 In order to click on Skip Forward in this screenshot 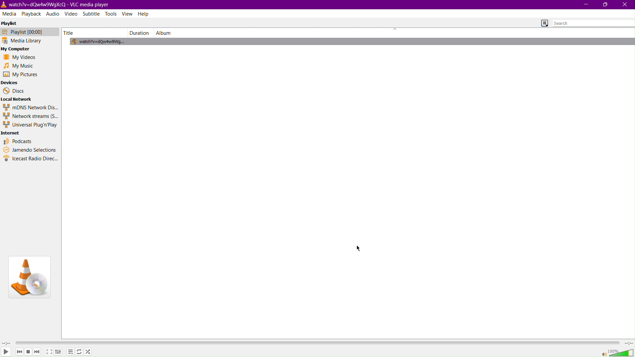, I will do `click(38, 353)`.